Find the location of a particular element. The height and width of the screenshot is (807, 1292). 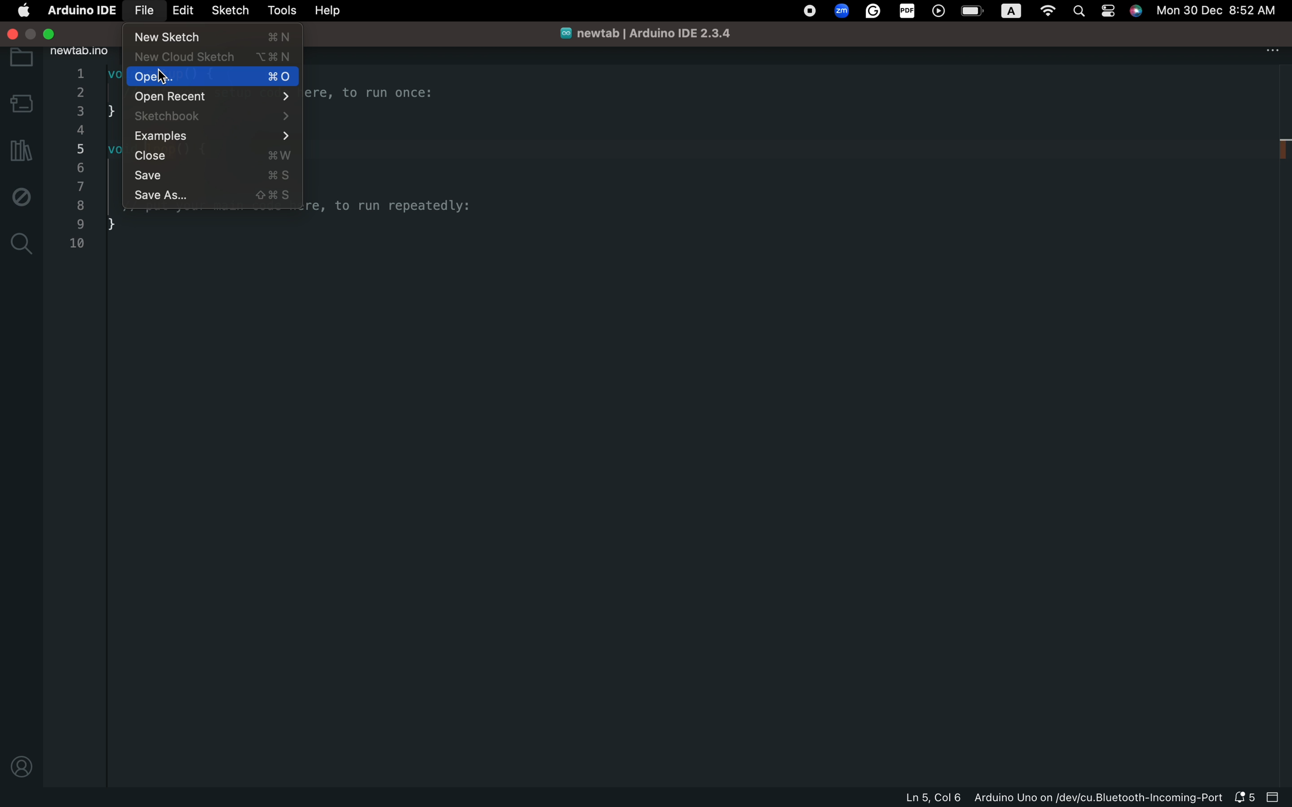

wifi is located at coordinates (1050, 12).